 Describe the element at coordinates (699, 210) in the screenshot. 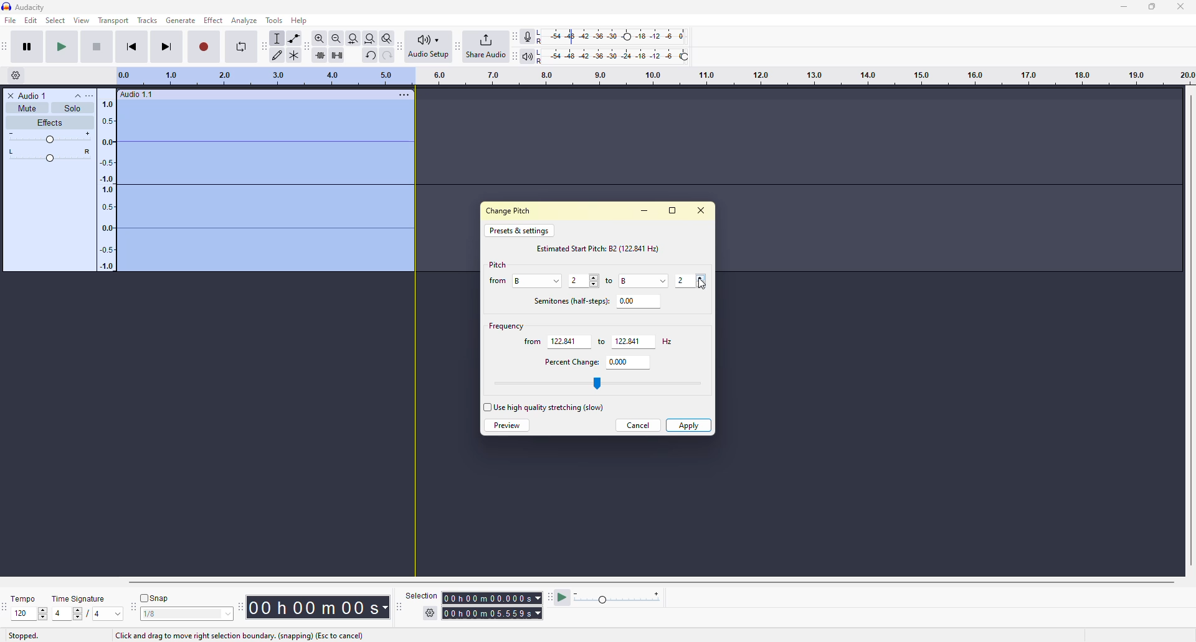

I see `close` at that location.